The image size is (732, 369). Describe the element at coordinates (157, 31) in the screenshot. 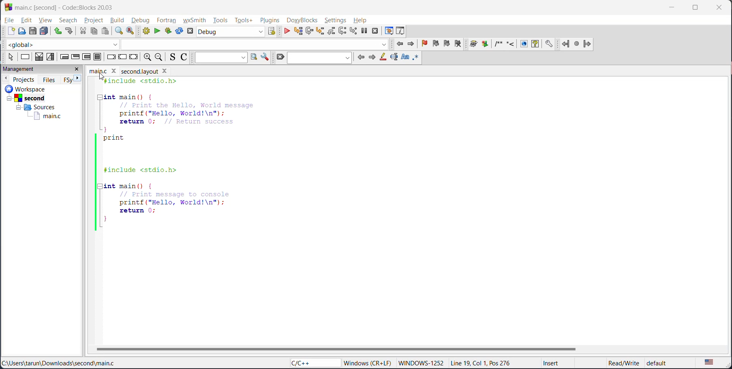

I see `run` at that location.